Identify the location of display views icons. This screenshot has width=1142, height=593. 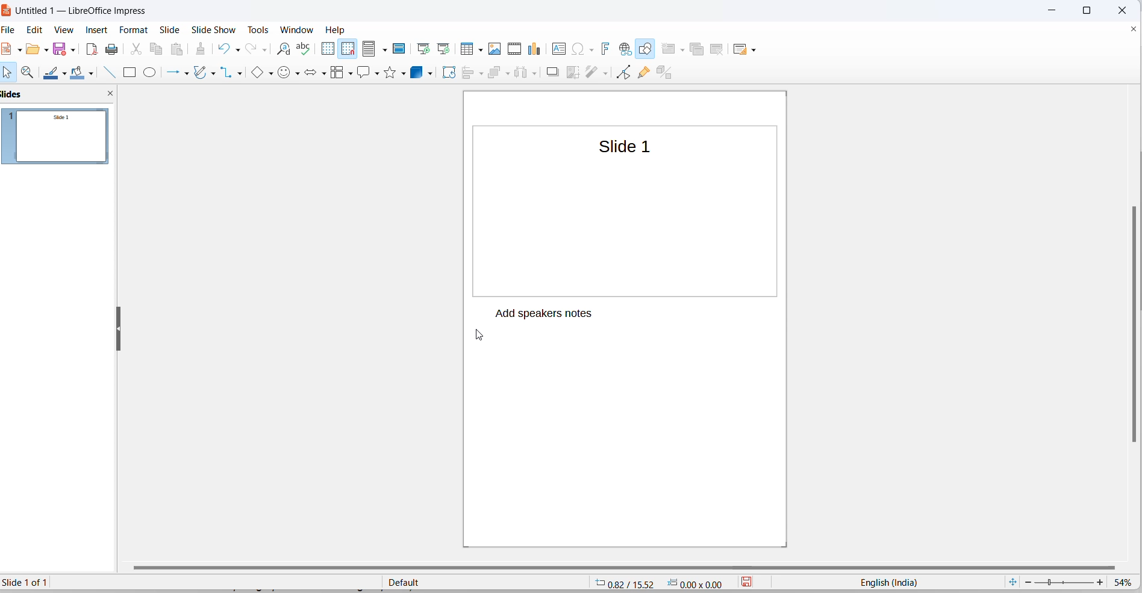
(370, 49).